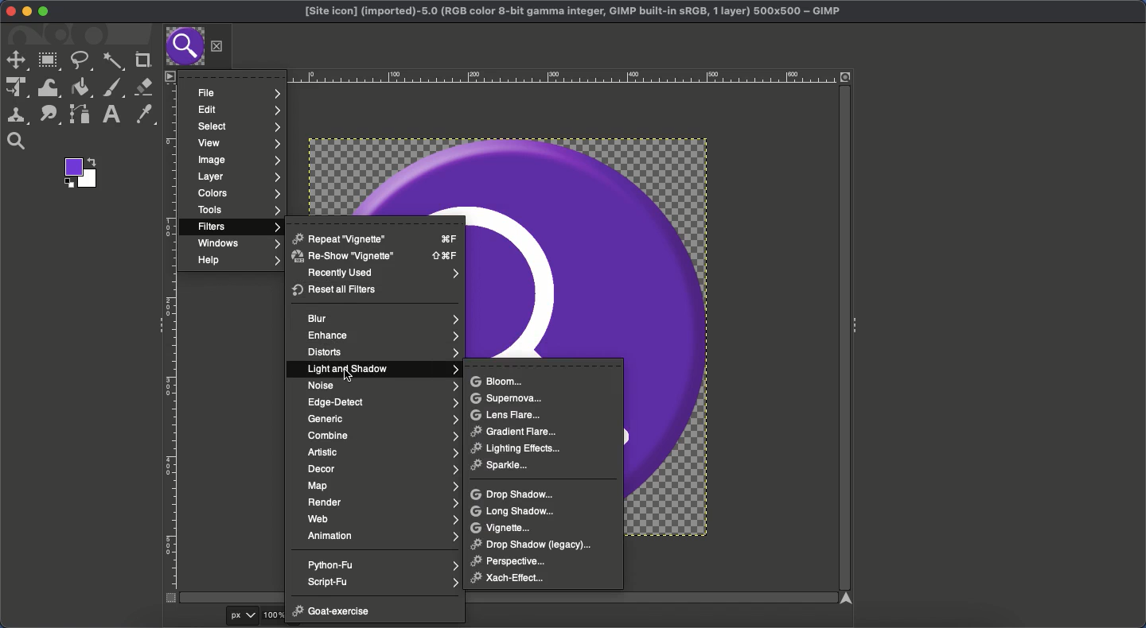 Image resolution: width=1146 pixels, height=628 pixels. Describe the element at coordinates (27, 12) in the screenshot. I see `Minimize` at that location.